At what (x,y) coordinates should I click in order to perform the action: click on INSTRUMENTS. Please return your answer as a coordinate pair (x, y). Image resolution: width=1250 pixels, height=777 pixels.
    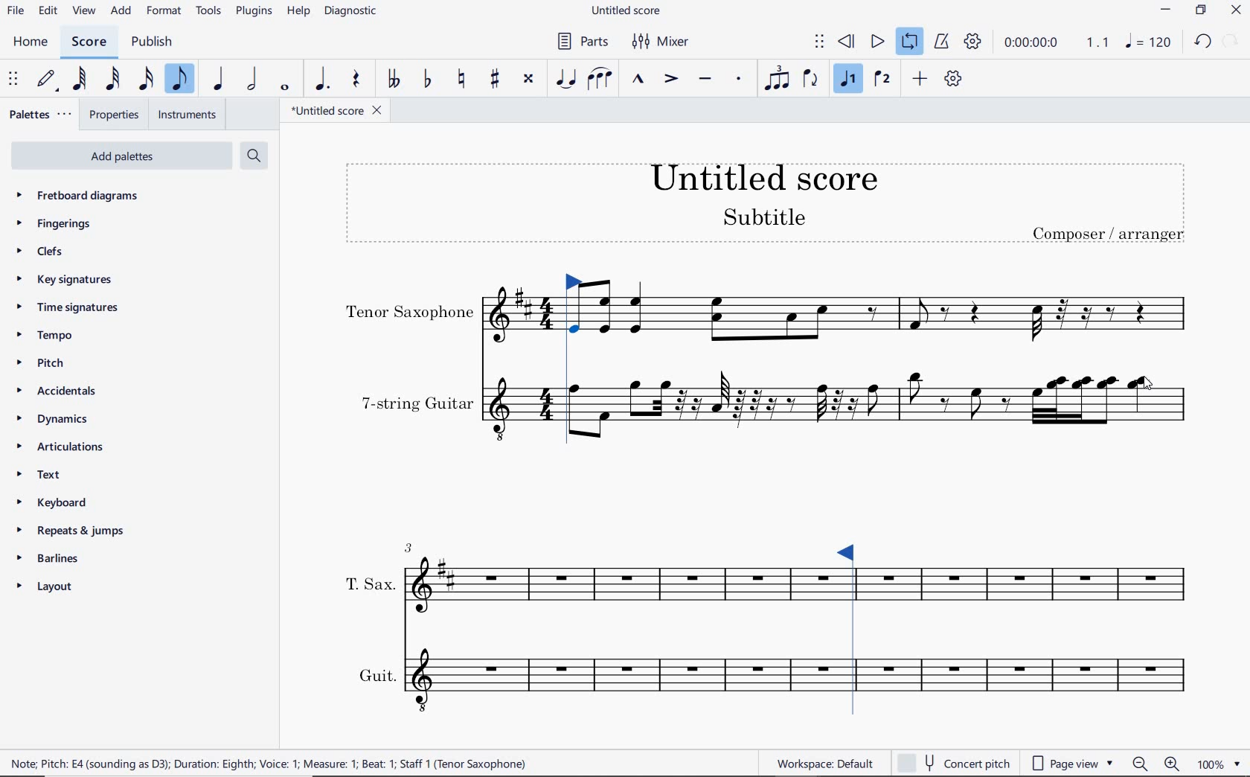
    Looking at the image, I should click on (190, 116).